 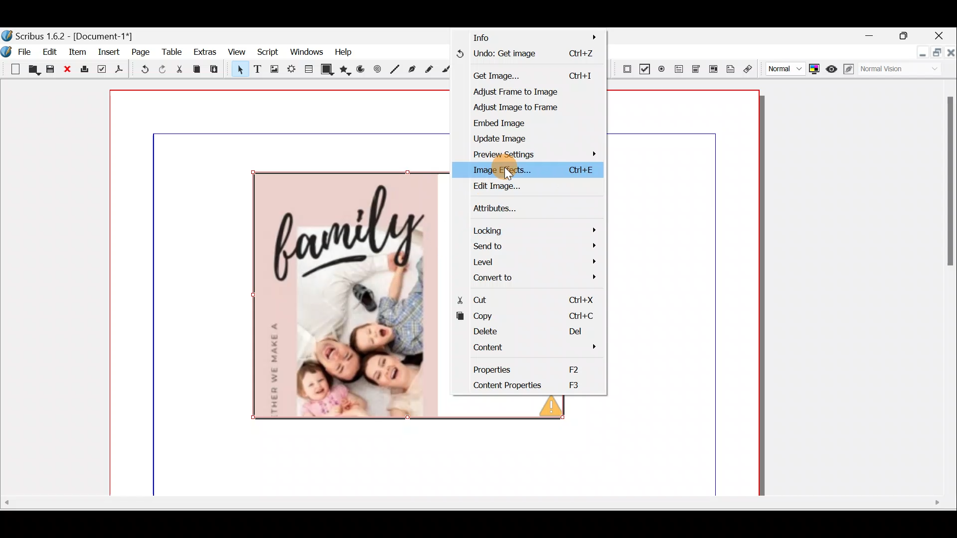 What do you see at coordinates (7, 50) in the screenshot?
I see `Logo` at bounding box center [7, 50].